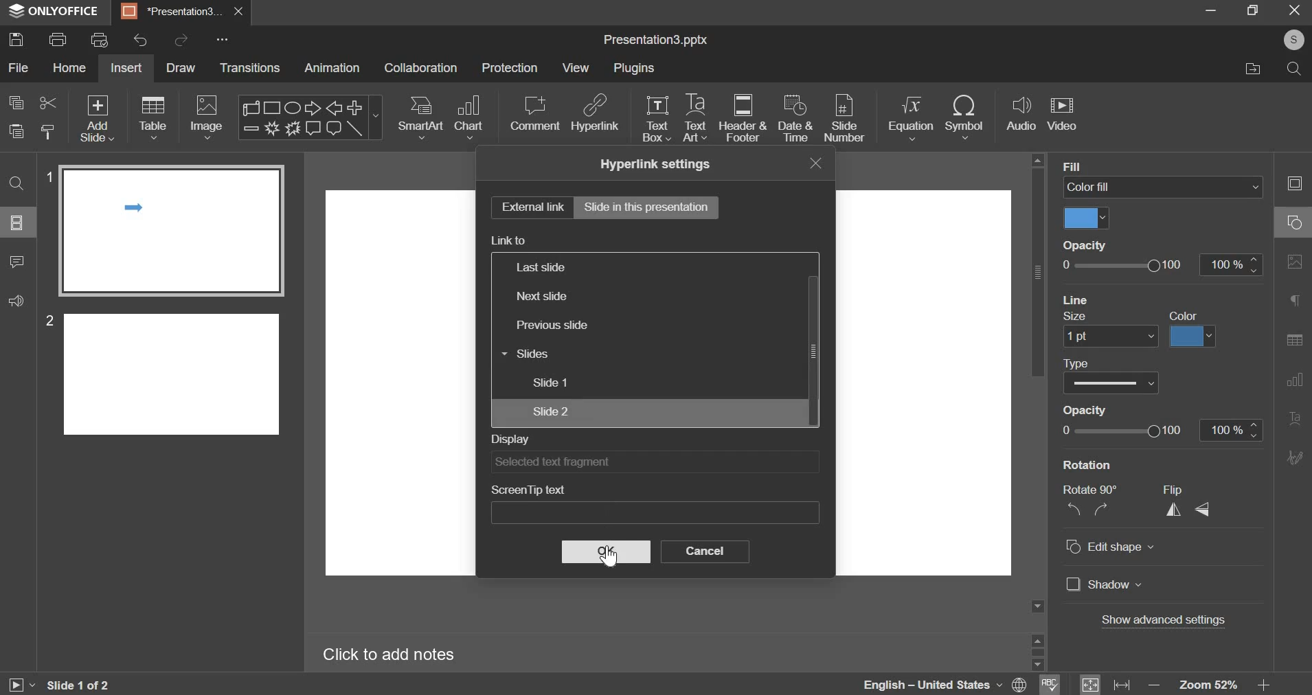  What do you see at coordinates (1122, 685) in the screenshot?
I see `fit to width` at bounding box center [1122, 685].